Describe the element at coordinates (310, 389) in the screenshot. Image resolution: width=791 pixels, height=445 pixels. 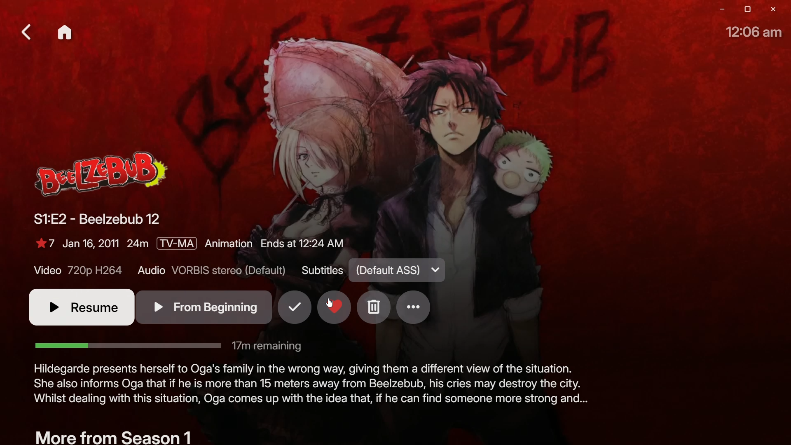
I see `Synopsis` at that location.